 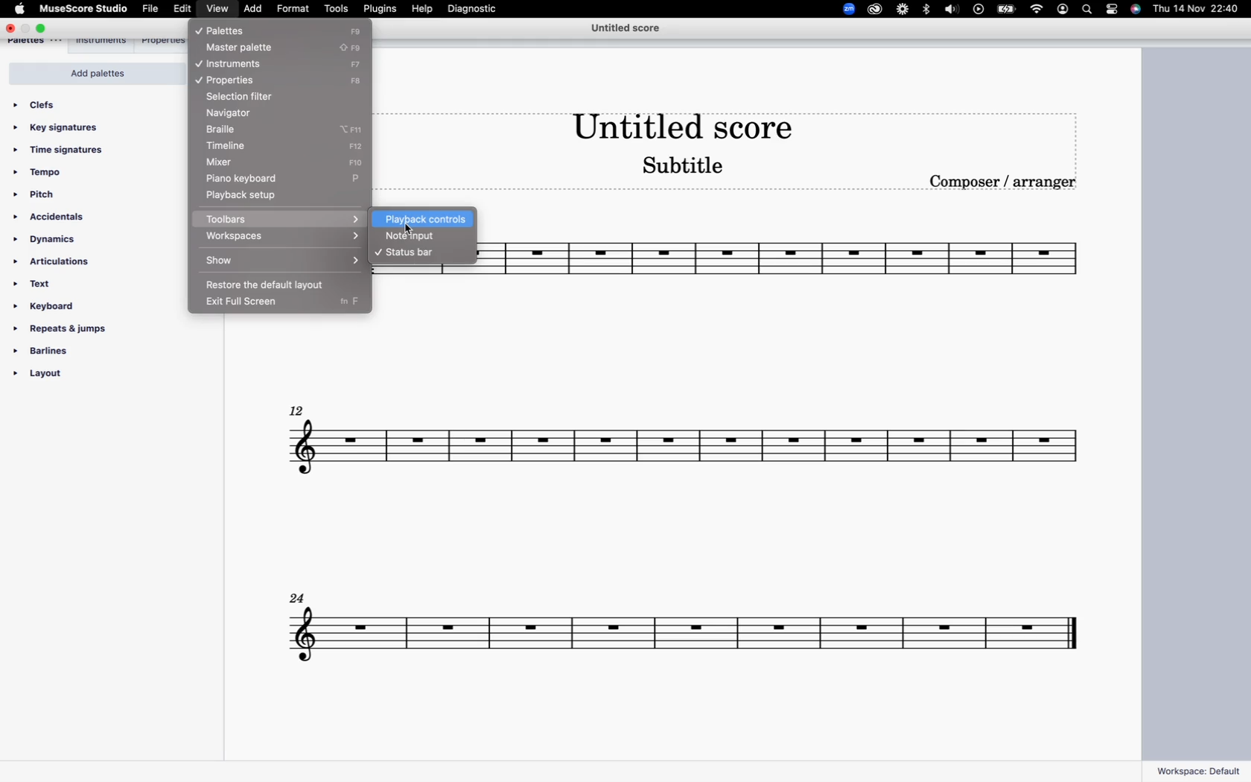 I want to click on articulations, so click(x=60, y=262).